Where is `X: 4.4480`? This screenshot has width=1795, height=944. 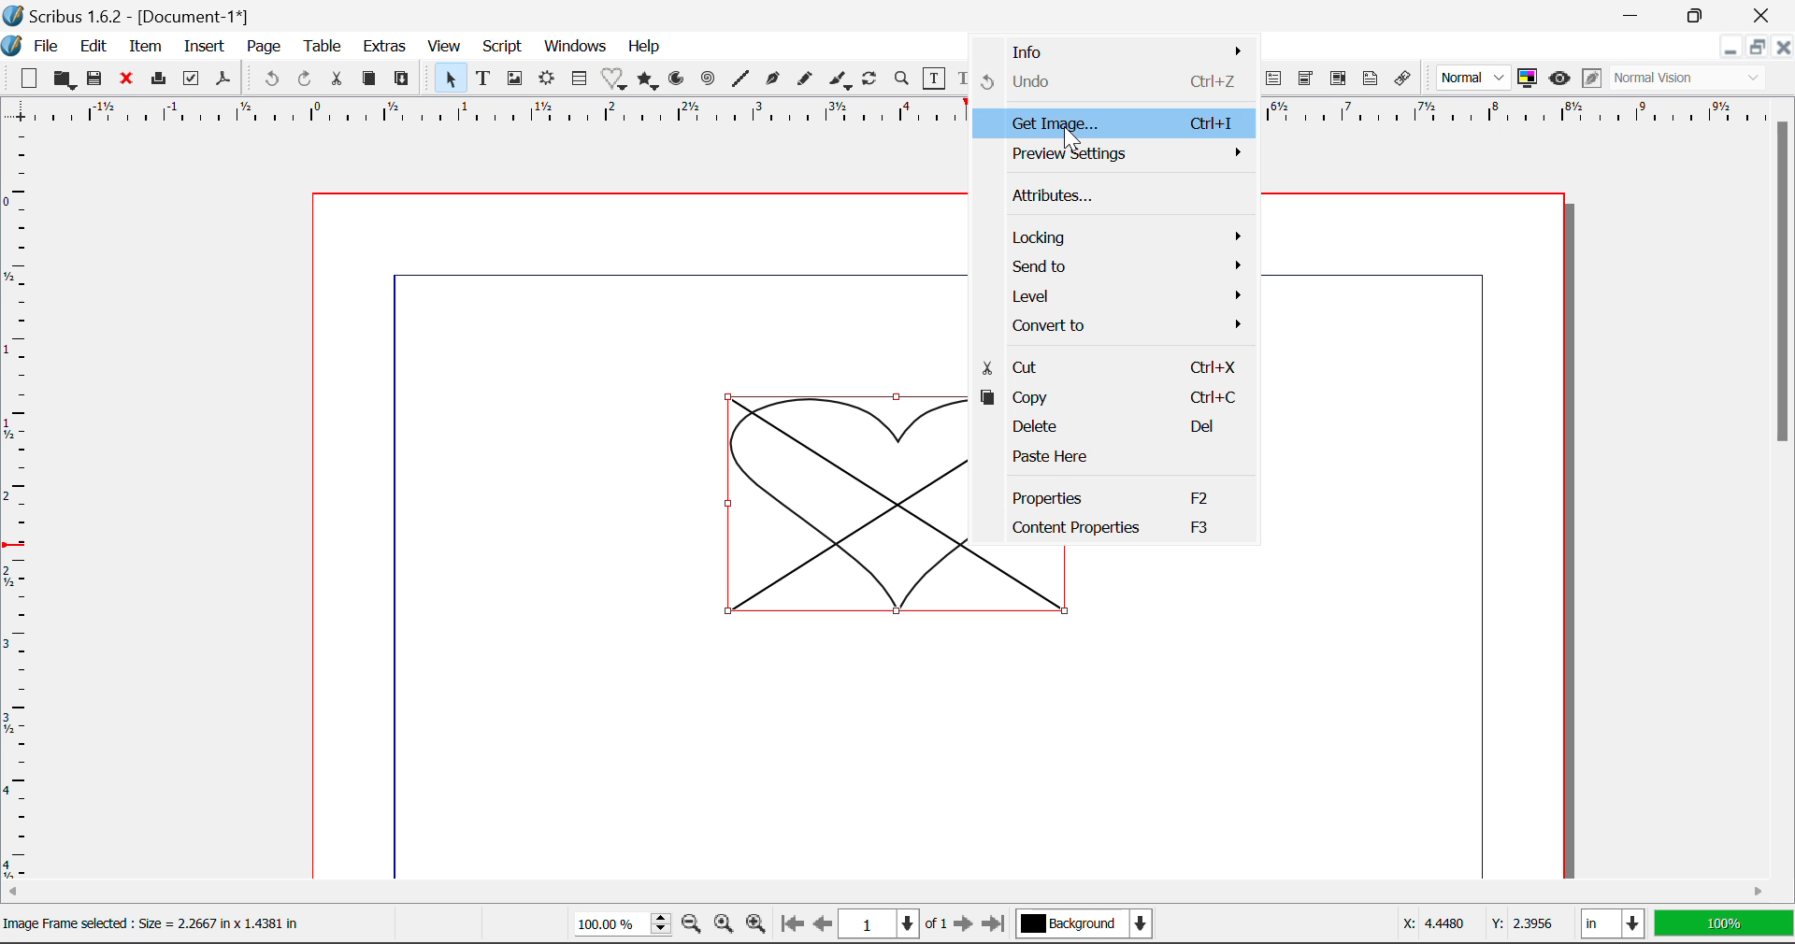 X: 4.4480 is located at coordinates (1432, 923).